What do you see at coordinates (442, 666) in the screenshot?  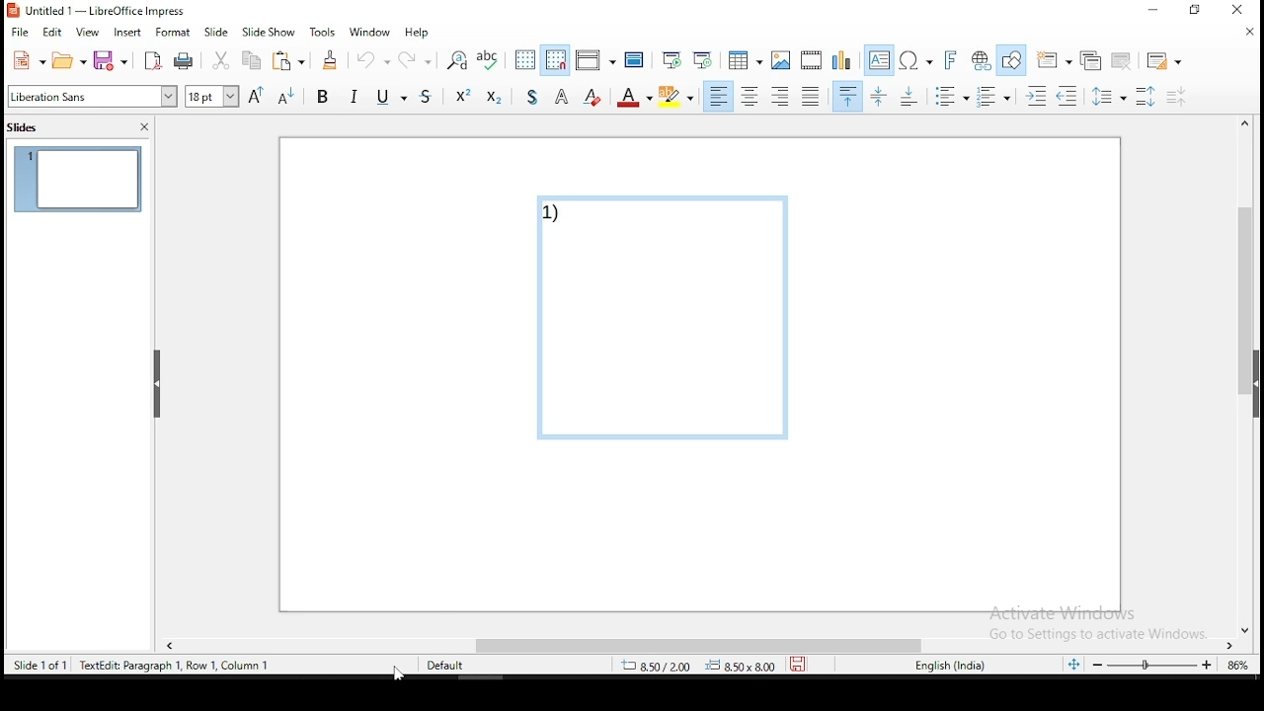 I see `default` at bounding box center [442, 666].